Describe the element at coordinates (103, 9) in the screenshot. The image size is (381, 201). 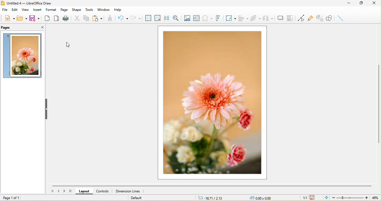
I see `window` at that location.